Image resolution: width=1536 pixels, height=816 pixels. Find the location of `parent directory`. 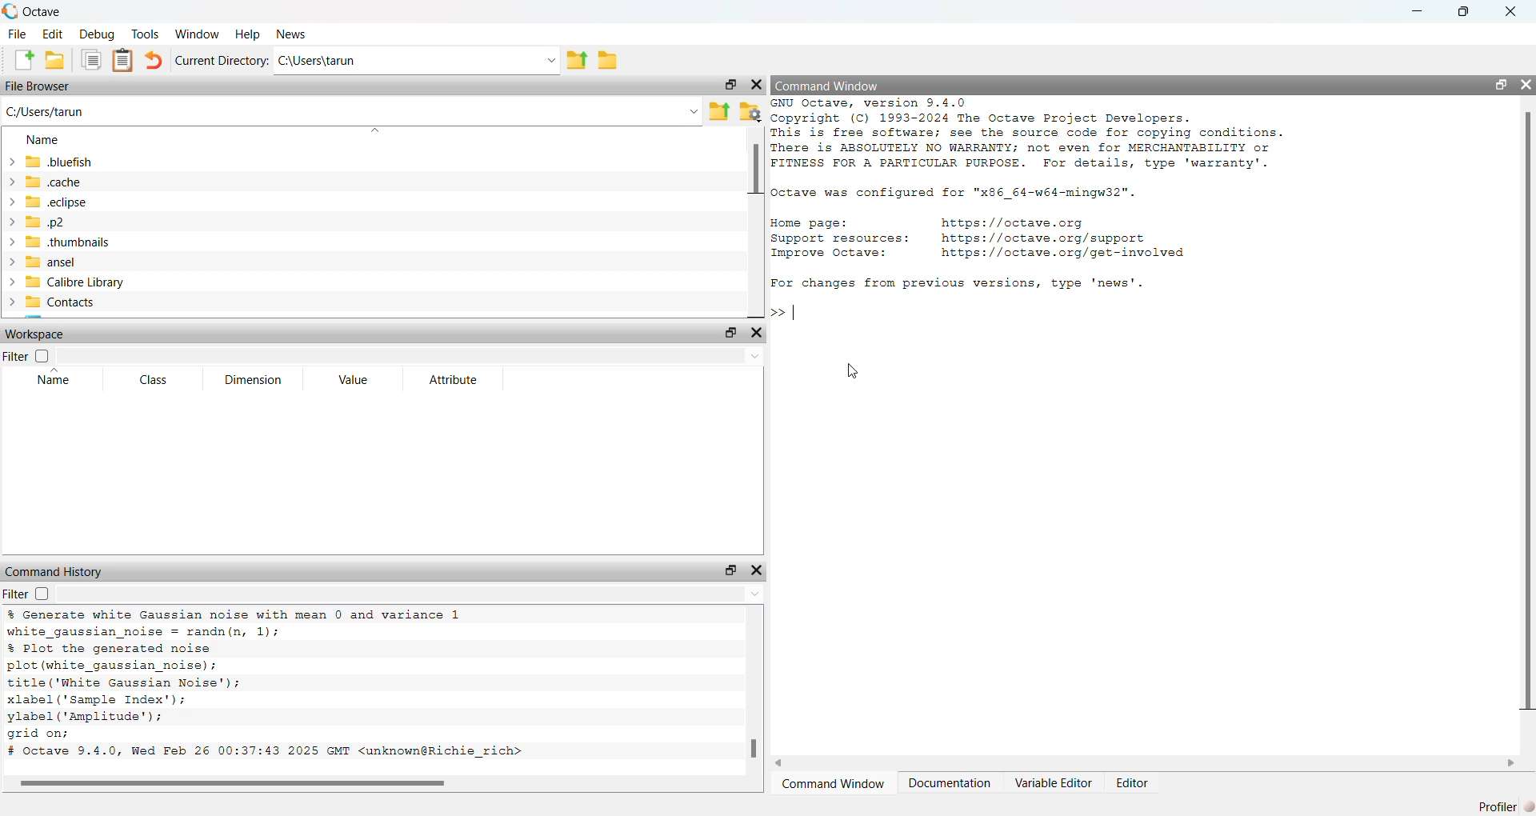

parent directory is located at coordinates (722, 114).